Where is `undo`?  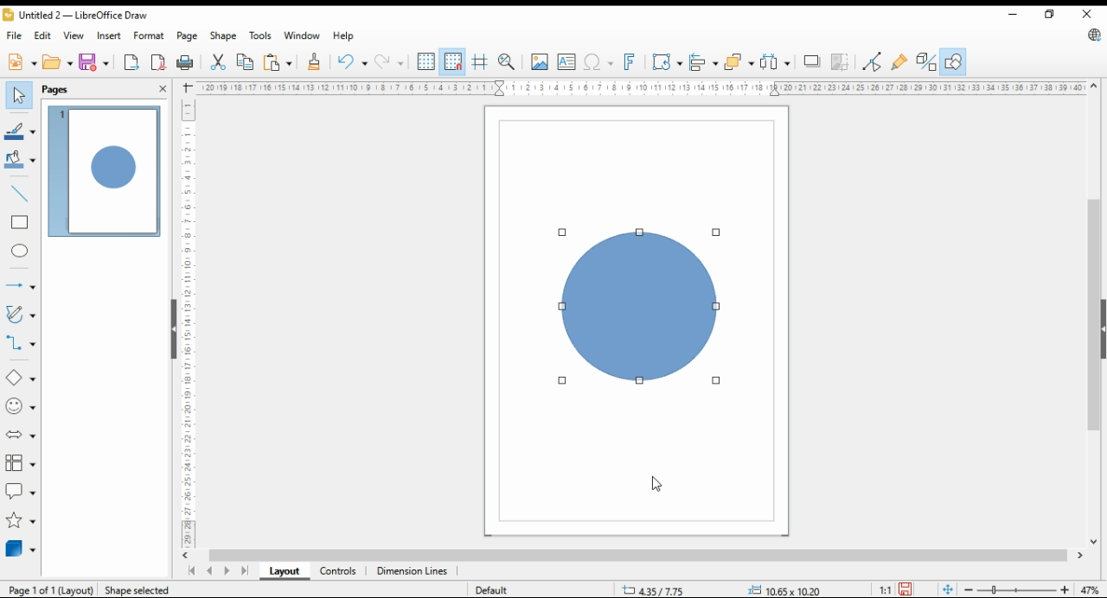
undo is located at coordinates (352, 62).